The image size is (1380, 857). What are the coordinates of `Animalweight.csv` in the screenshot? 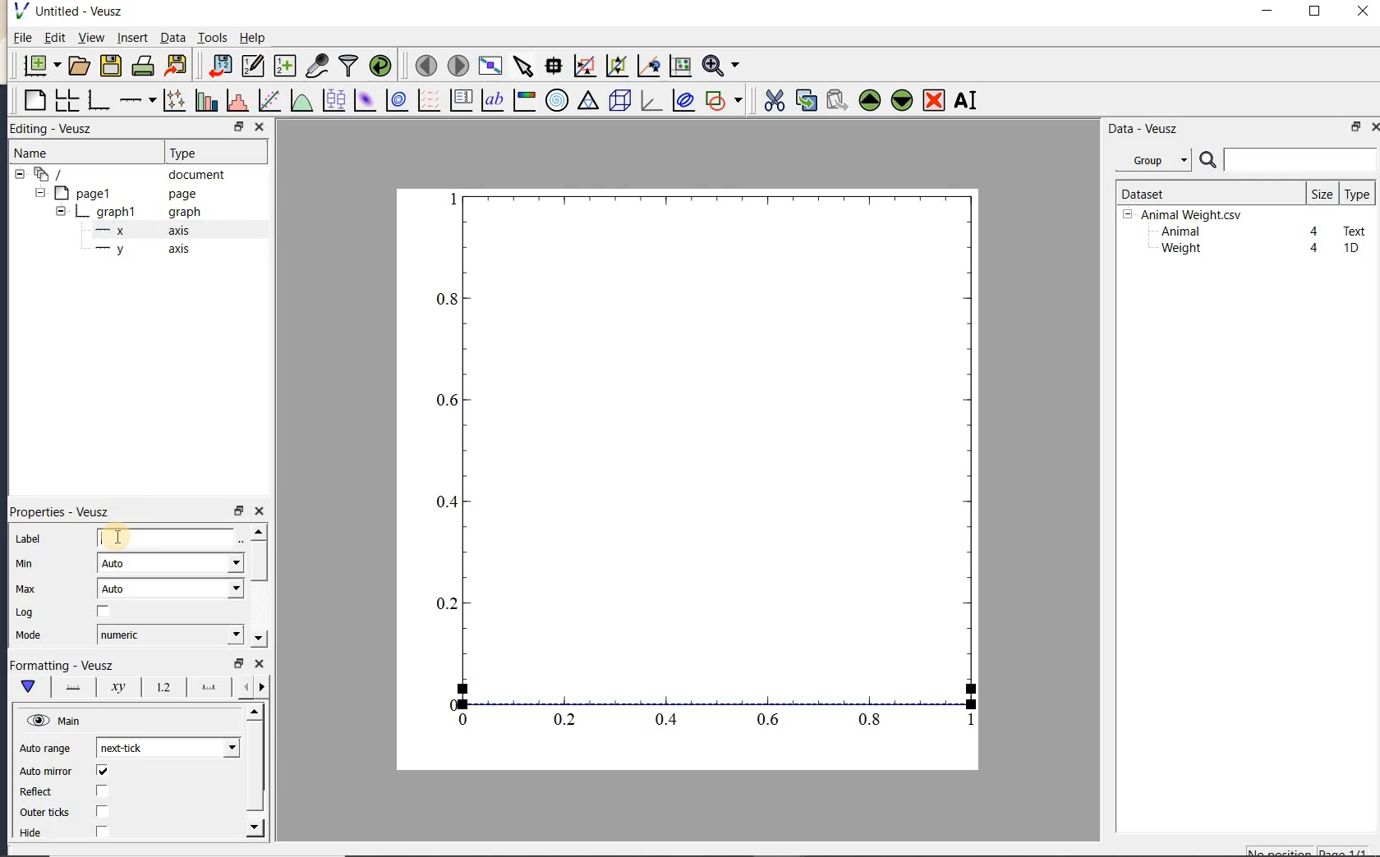 It's located at (1186, 215).